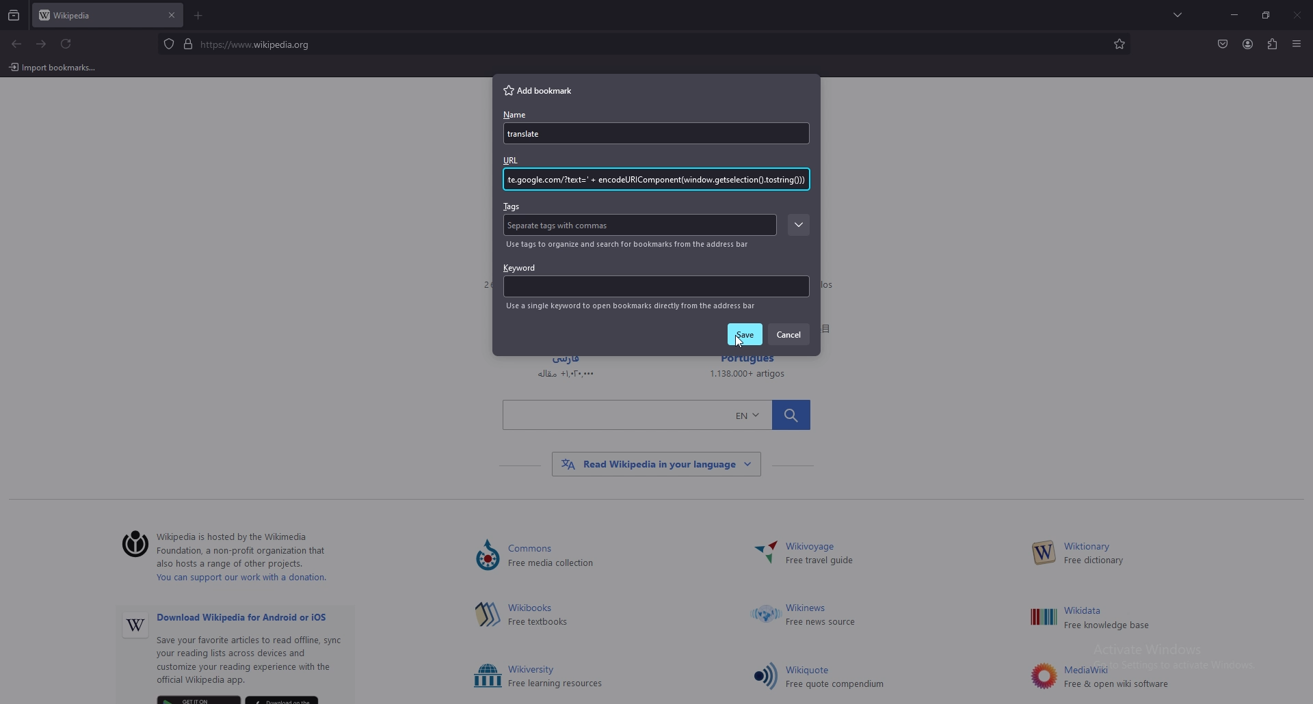 This screenshot has width=1313, height=704. What do you see at coordinates (253, 559) in the screenshot?
I see `‘Wikipedia is hosted by the Wikimedia

) Foundation, a non-profit organization that
also hosts a range of other projects.
You can support our work with a donation.` at bounding box center [253, 559].